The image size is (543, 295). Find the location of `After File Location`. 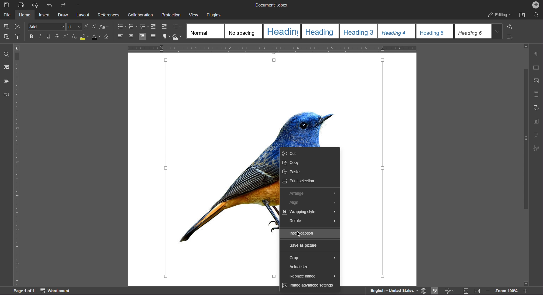

After File Location is located at coordinates (521, 14).